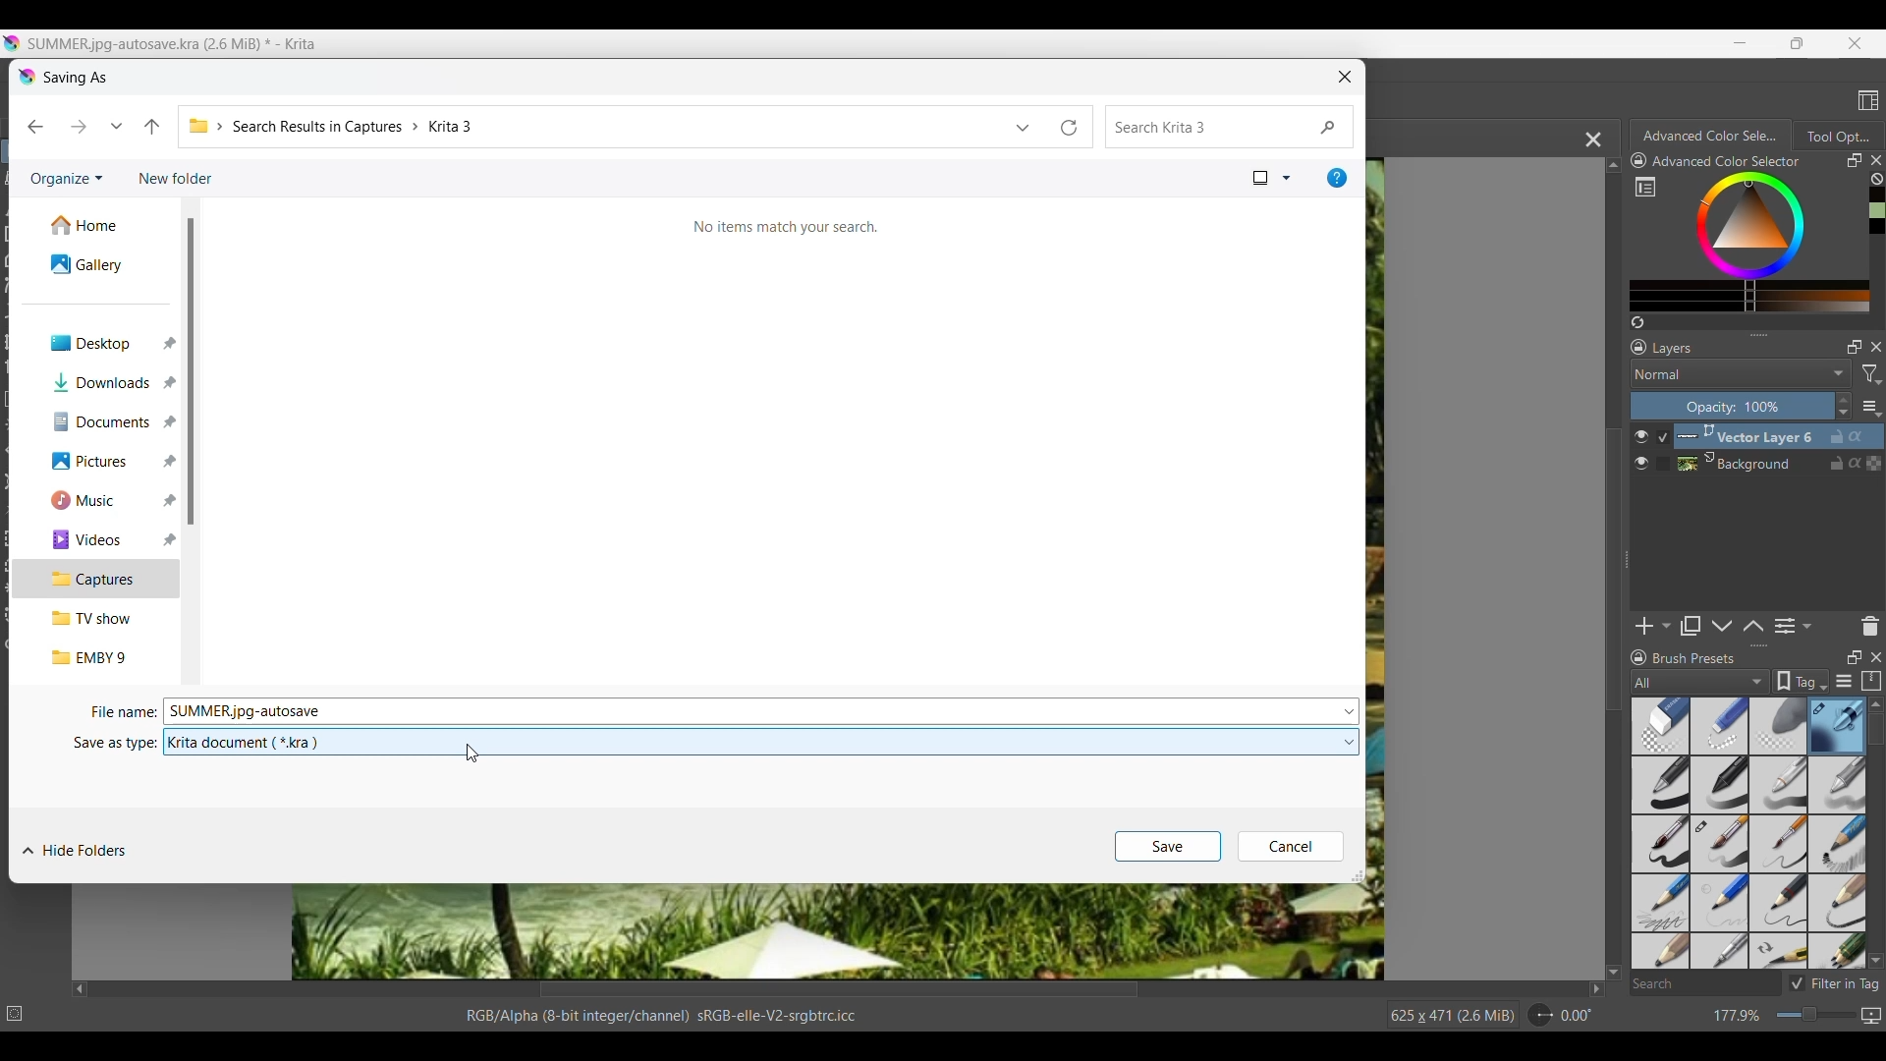  Describe the element at coordinates (96, 383) in the screenshot. I see `Downloads folder` at that location.